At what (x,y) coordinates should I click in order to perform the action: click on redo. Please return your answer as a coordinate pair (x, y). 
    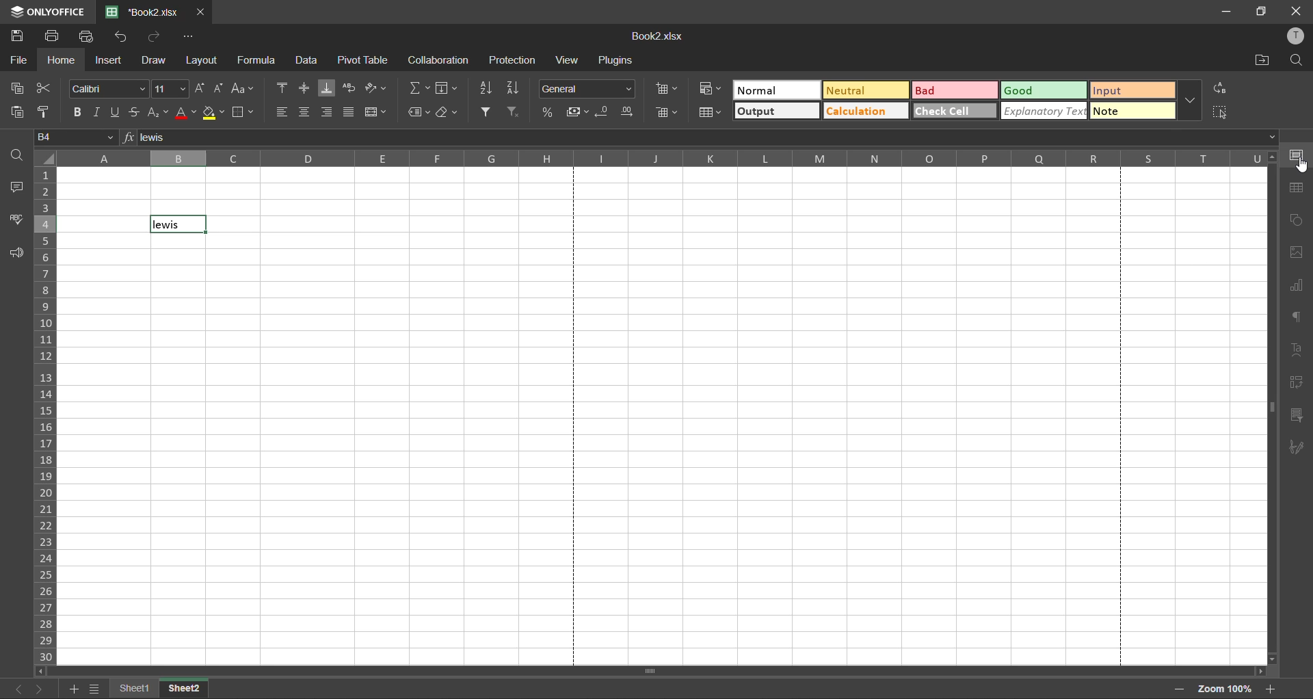
    Looking at the image, I should click on (157, 37).